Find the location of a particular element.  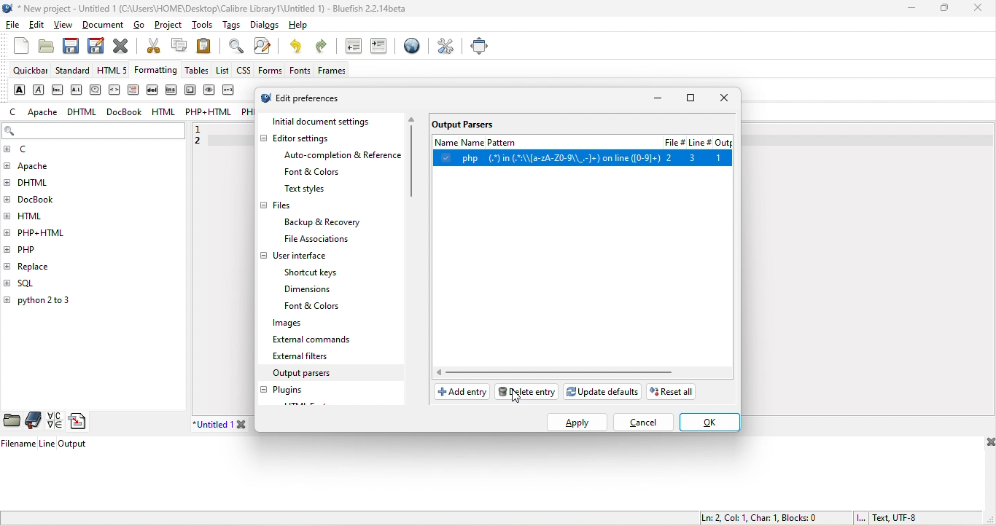

apache is located at coordinates (42, 112).